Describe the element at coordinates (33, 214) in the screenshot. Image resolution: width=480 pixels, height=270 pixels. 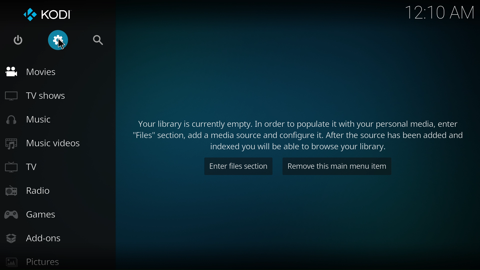
I see `games` at that location.